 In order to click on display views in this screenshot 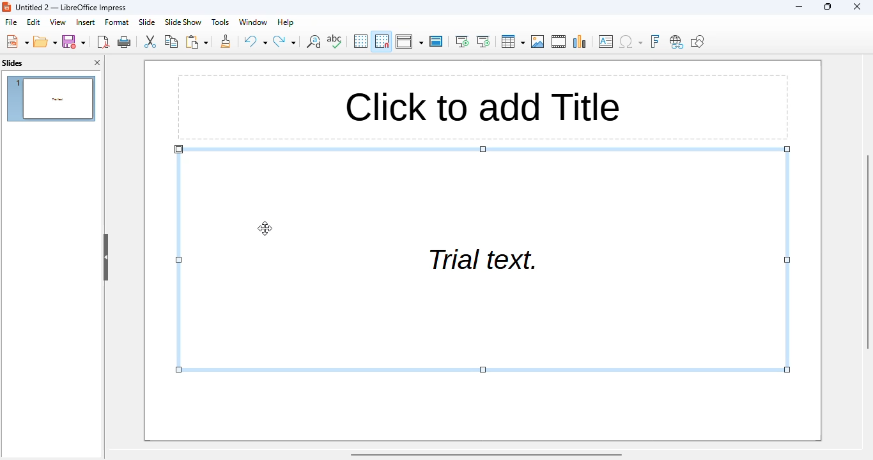, I will do `click(410, 42)`.